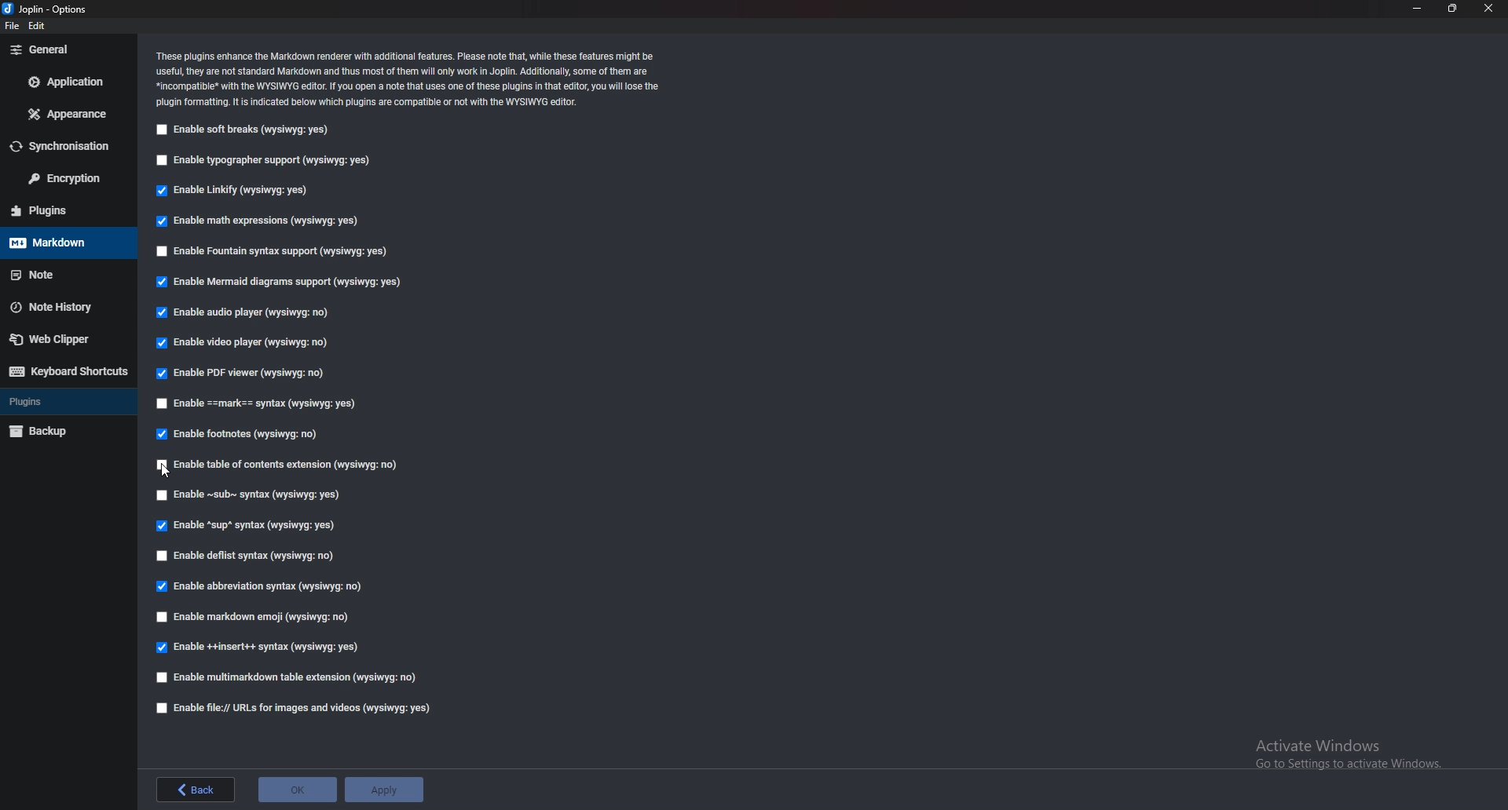 The image size is (1508, 810). What do you see at coordinates (247, 372) in the screenshot?
I see `Enable PDF viewer` at bounding box center [247, 372].